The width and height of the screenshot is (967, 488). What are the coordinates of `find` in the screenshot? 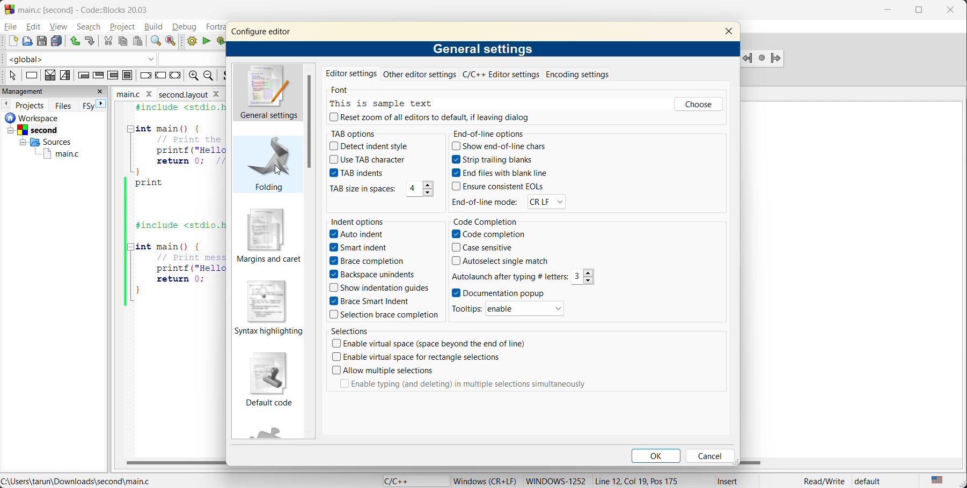 It's located at (156, 40).